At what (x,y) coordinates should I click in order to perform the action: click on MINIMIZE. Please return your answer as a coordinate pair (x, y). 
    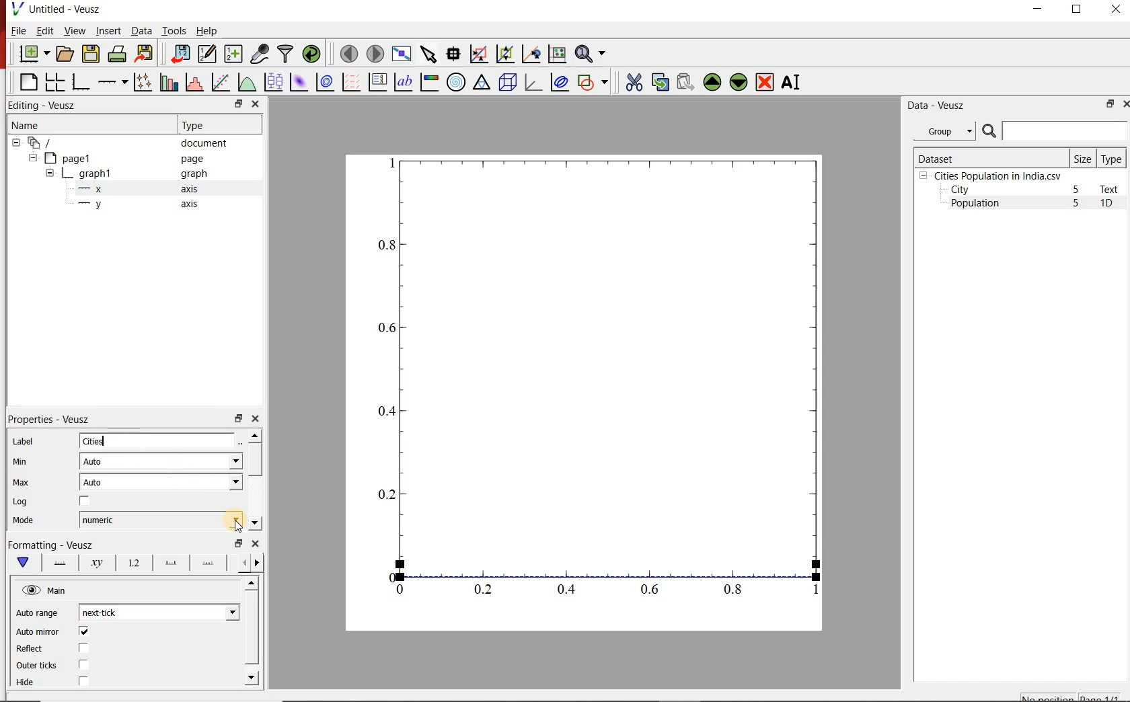
    Looking at the image, I should click on (1039, 9).